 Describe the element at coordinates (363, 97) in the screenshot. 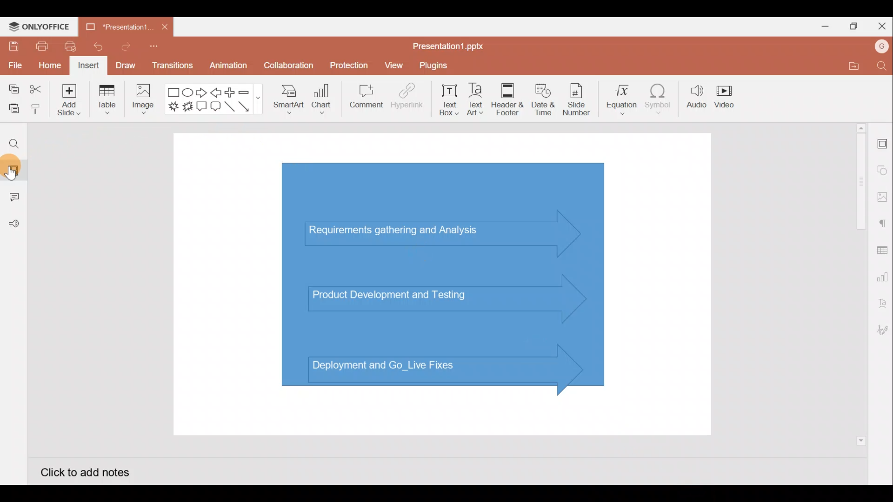

I see `Comment` at that location.